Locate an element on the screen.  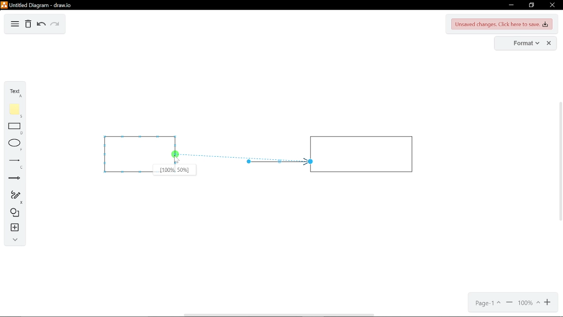
close is located at coordinates (549, 43).